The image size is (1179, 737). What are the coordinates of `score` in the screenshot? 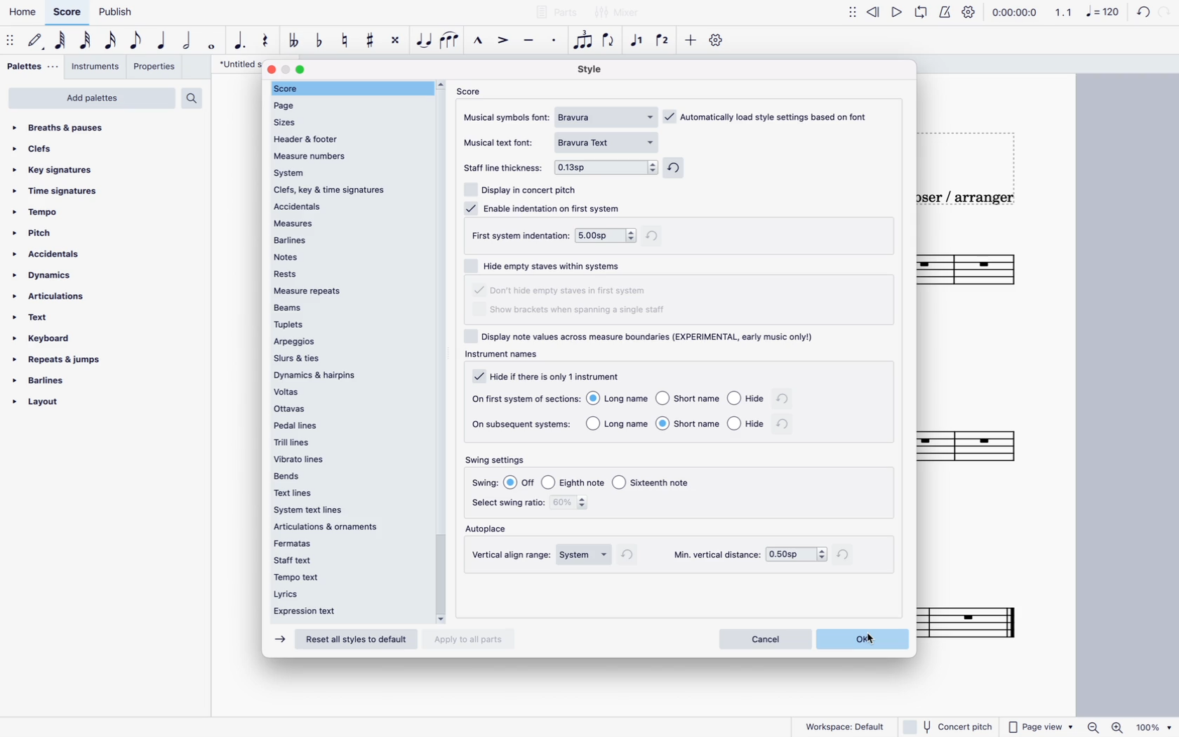 It's located at (472, 91).